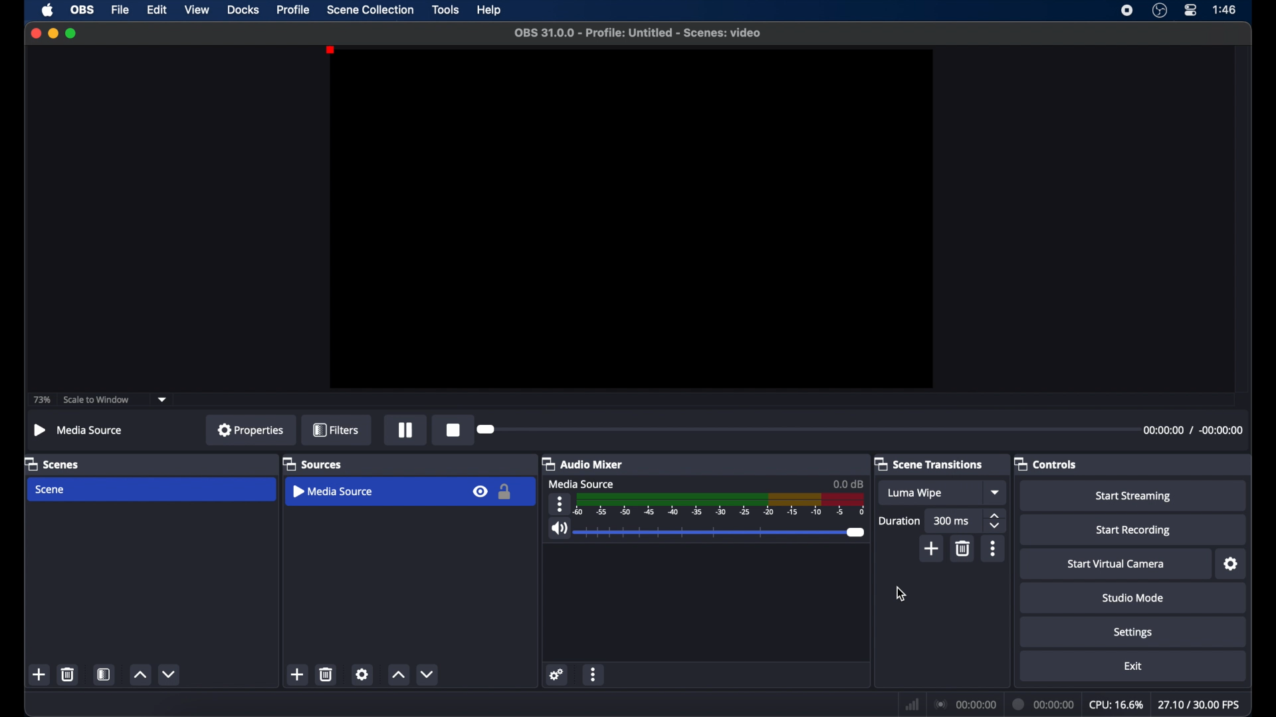  Describe the element at coordinates (1127, 11) in the screenshot. I see `screen recorder icon` at that location.